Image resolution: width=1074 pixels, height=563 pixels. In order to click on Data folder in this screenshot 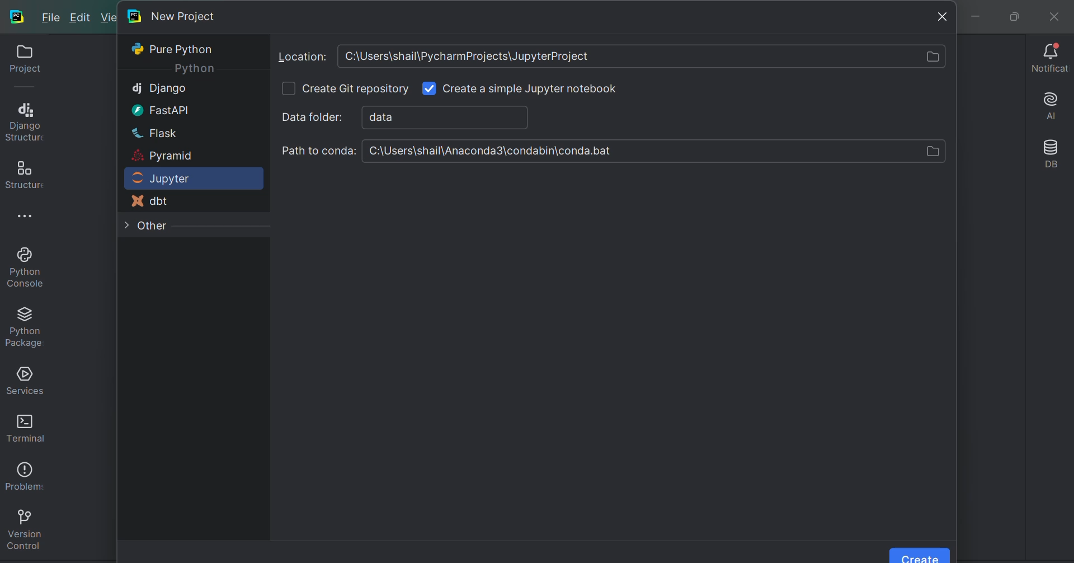, I will do `click(405, 116)`.